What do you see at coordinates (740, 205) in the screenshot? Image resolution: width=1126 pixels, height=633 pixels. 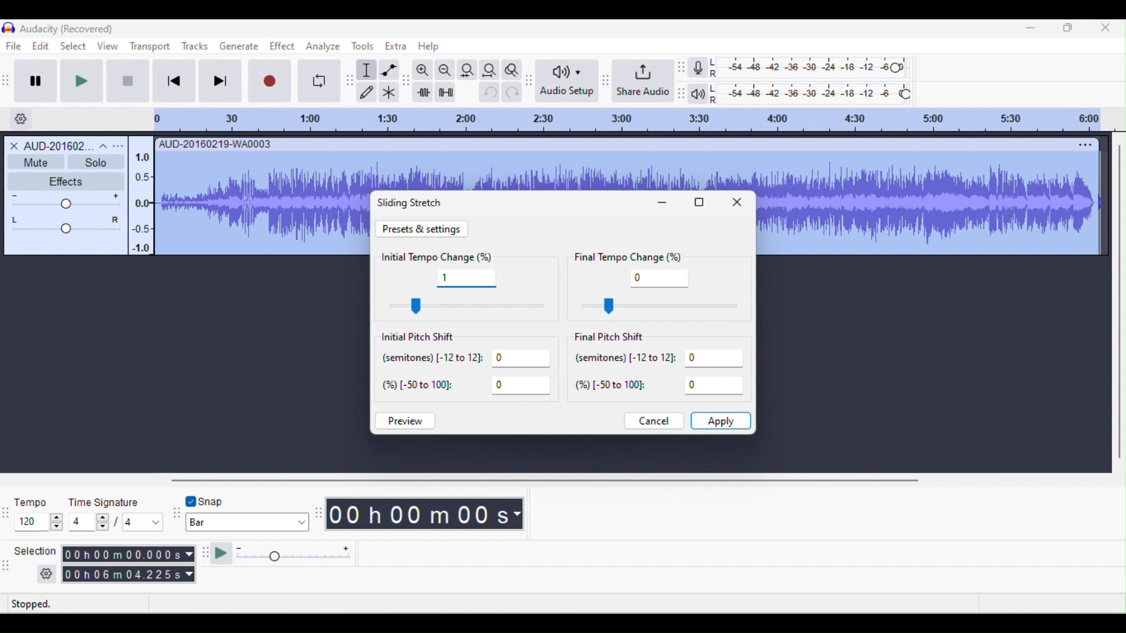 I see `close` at bounding box center [740, 205].